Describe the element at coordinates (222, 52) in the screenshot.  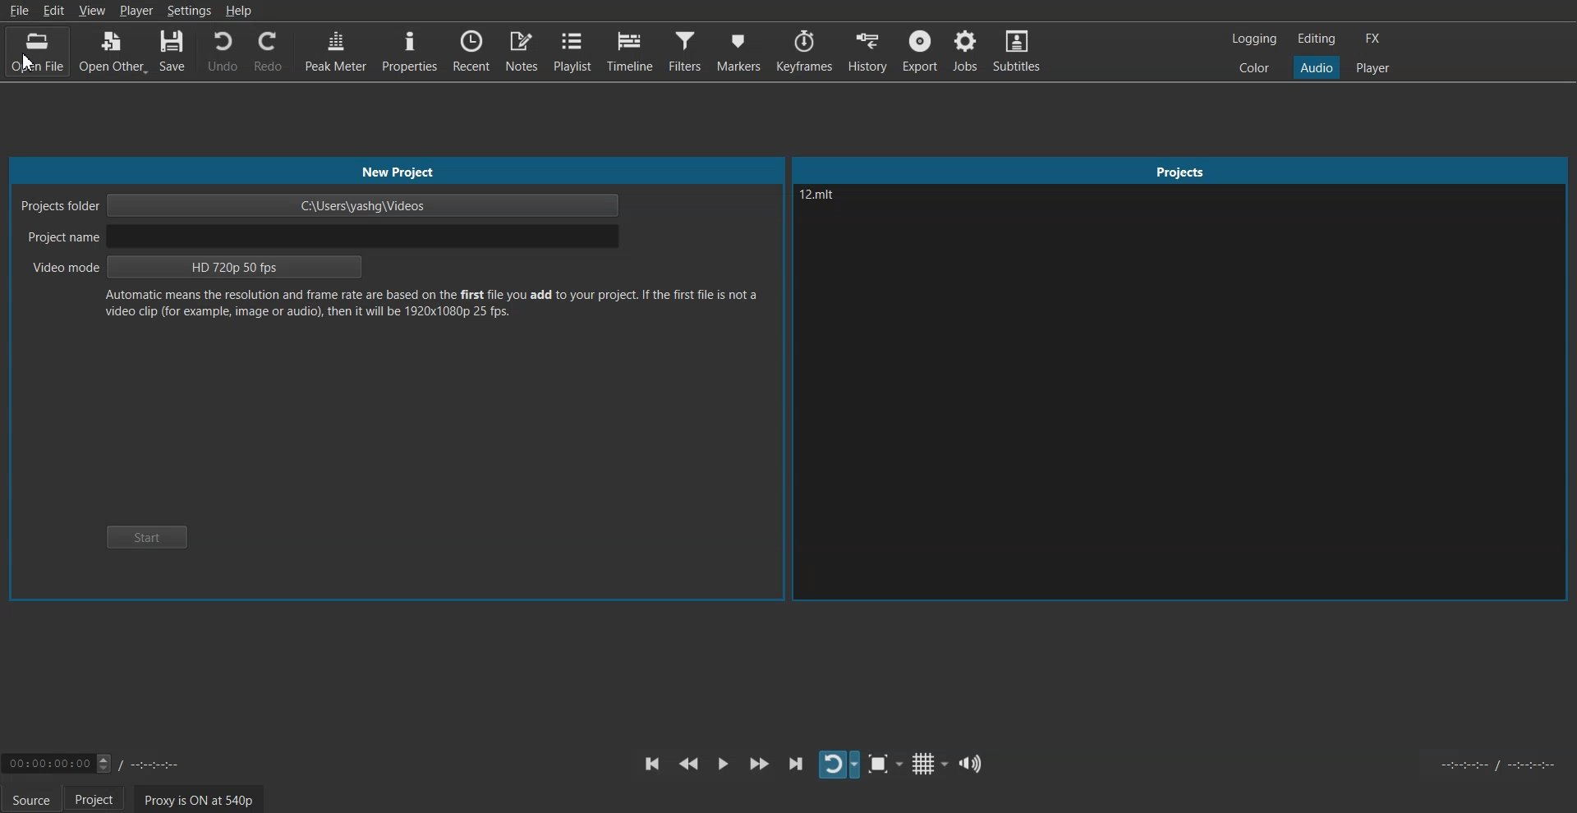
I see `Undo` at that location.